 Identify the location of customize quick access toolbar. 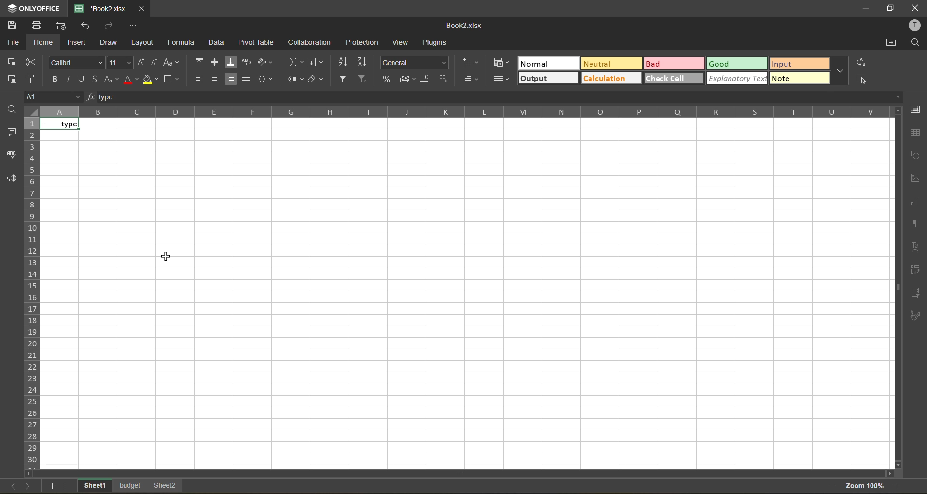
(132, 24).